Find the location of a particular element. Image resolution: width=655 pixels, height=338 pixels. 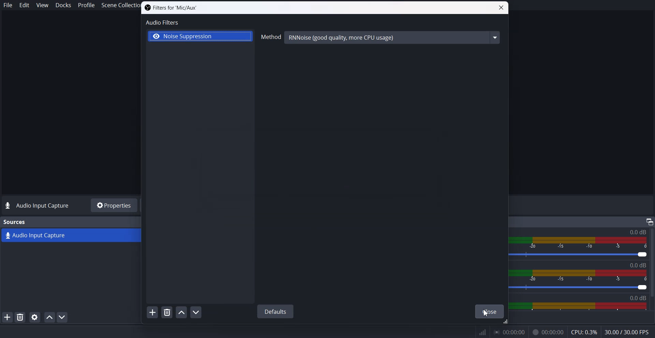

File is located at coordinates (8, 5).